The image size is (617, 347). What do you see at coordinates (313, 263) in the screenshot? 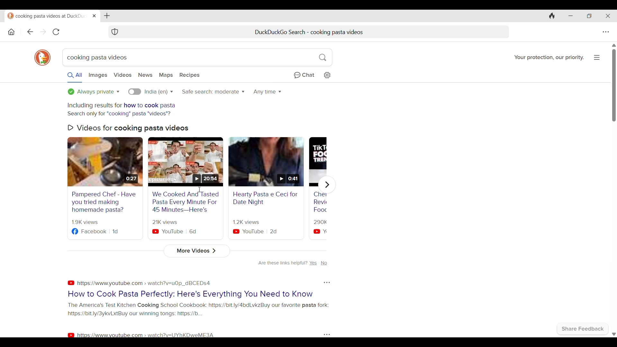
I see `yes` at bounding box center [313, 263].